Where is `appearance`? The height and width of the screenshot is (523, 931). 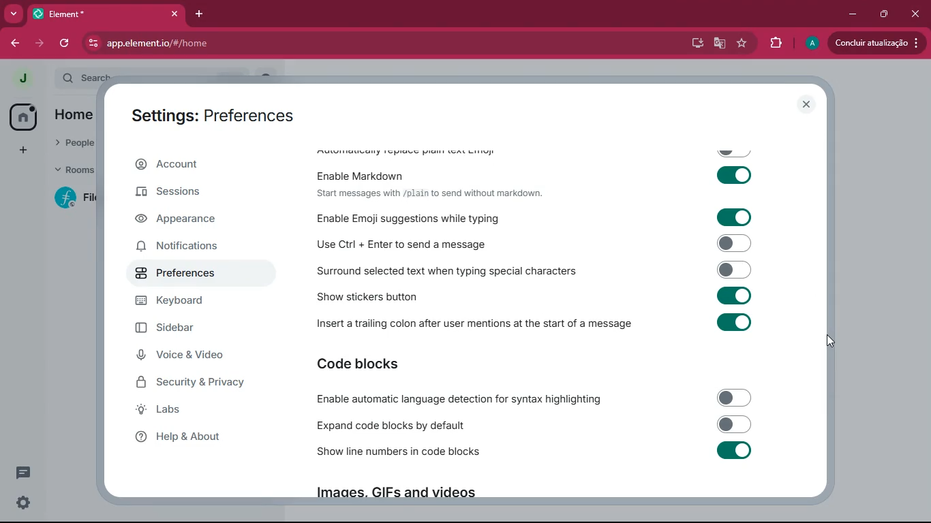
appearance is located at coordinates (190, 221).